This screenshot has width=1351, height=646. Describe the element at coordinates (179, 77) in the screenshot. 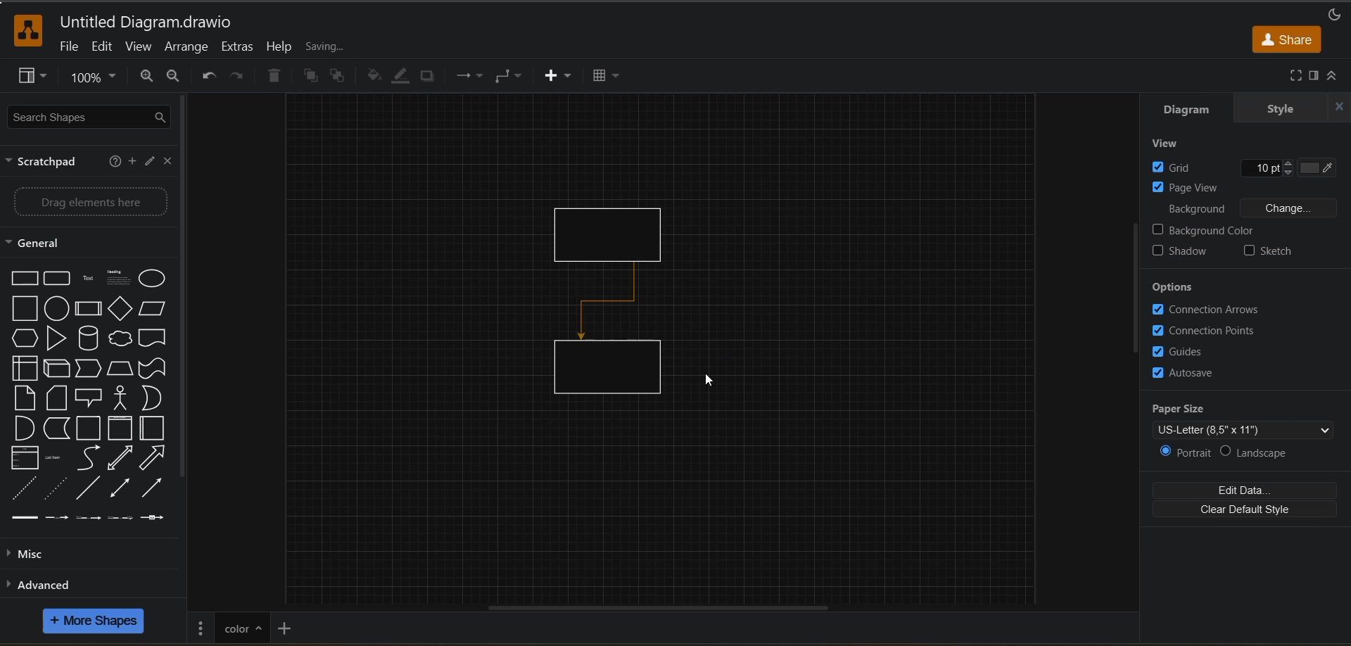

I see `zoom out` at that location.